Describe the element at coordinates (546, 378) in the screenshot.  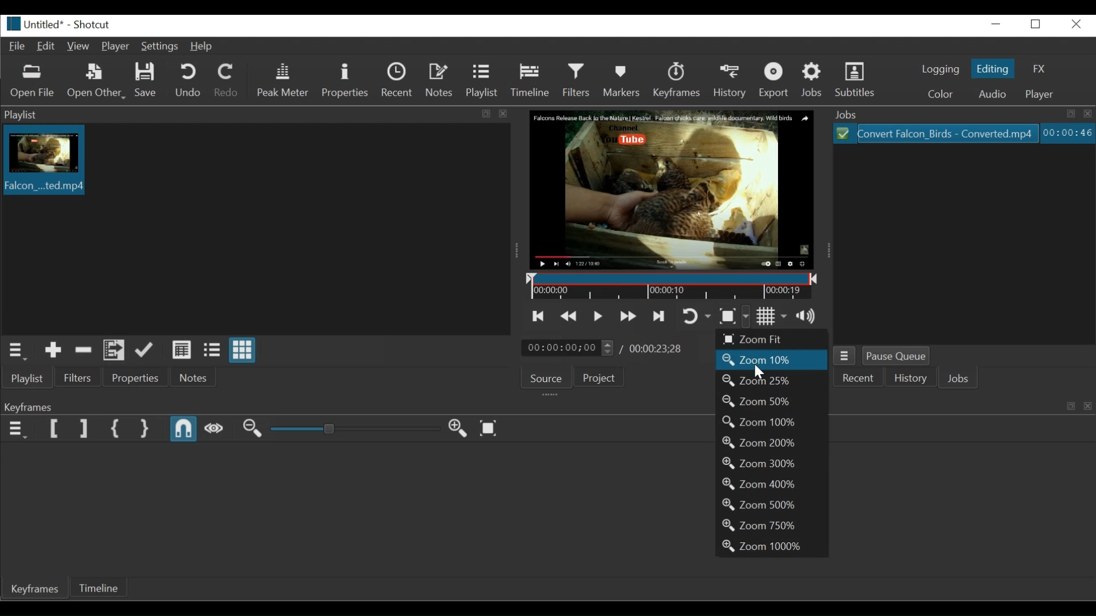
I see `Source` at that location.